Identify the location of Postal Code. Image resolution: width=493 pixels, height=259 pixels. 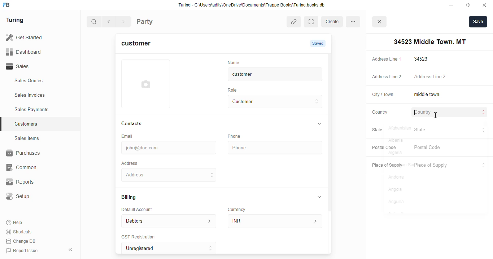
(450, 148).